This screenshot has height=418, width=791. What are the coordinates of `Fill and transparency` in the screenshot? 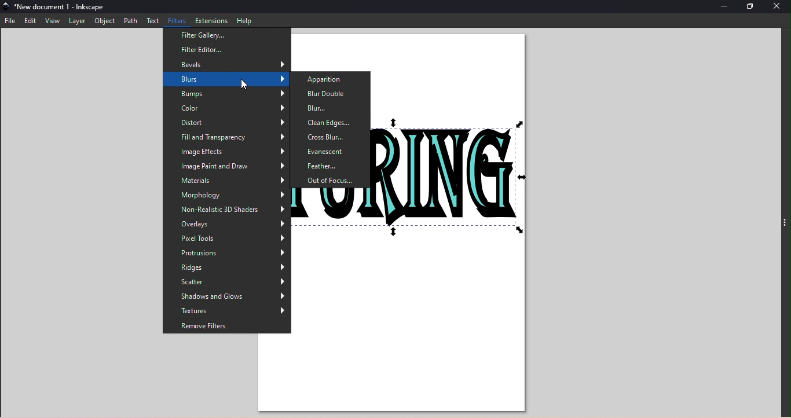 It's located at (227, 138).